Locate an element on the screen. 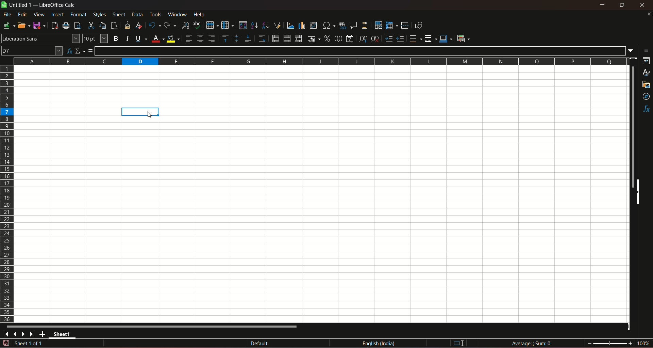 The height and width of the screenshot is (348, 653). language is located at coordinates (380, 344).